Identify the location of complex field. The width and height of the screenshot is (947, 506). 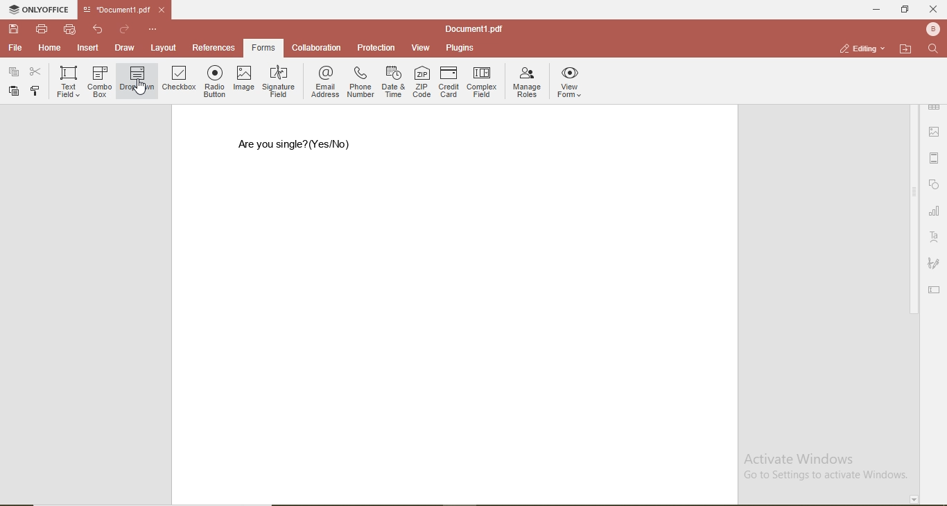
(482, 83).